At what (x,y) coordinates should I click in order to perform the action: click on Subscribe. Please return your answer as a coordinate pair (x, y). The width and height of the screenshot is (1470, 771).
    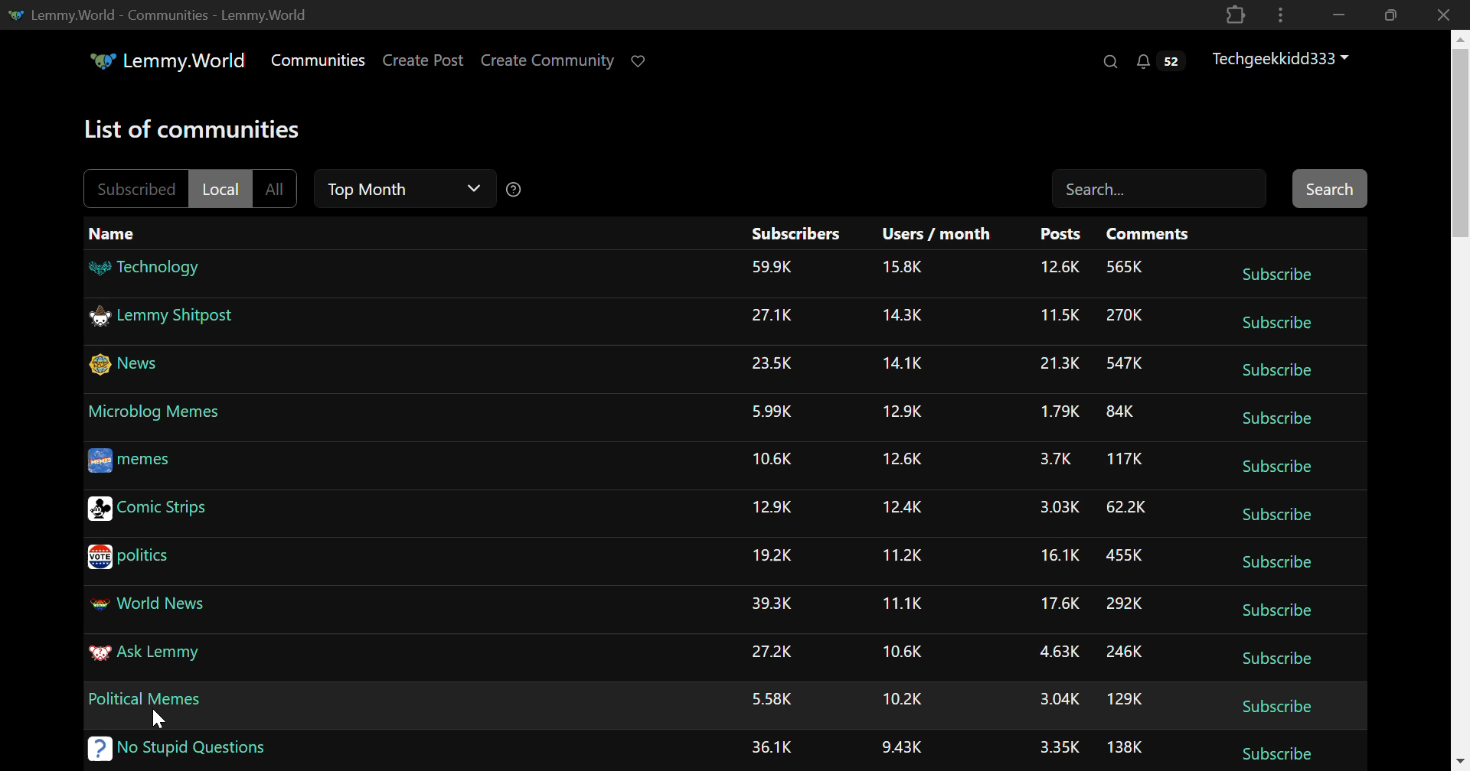
    Looking at the image, I should click on (1276, 660).